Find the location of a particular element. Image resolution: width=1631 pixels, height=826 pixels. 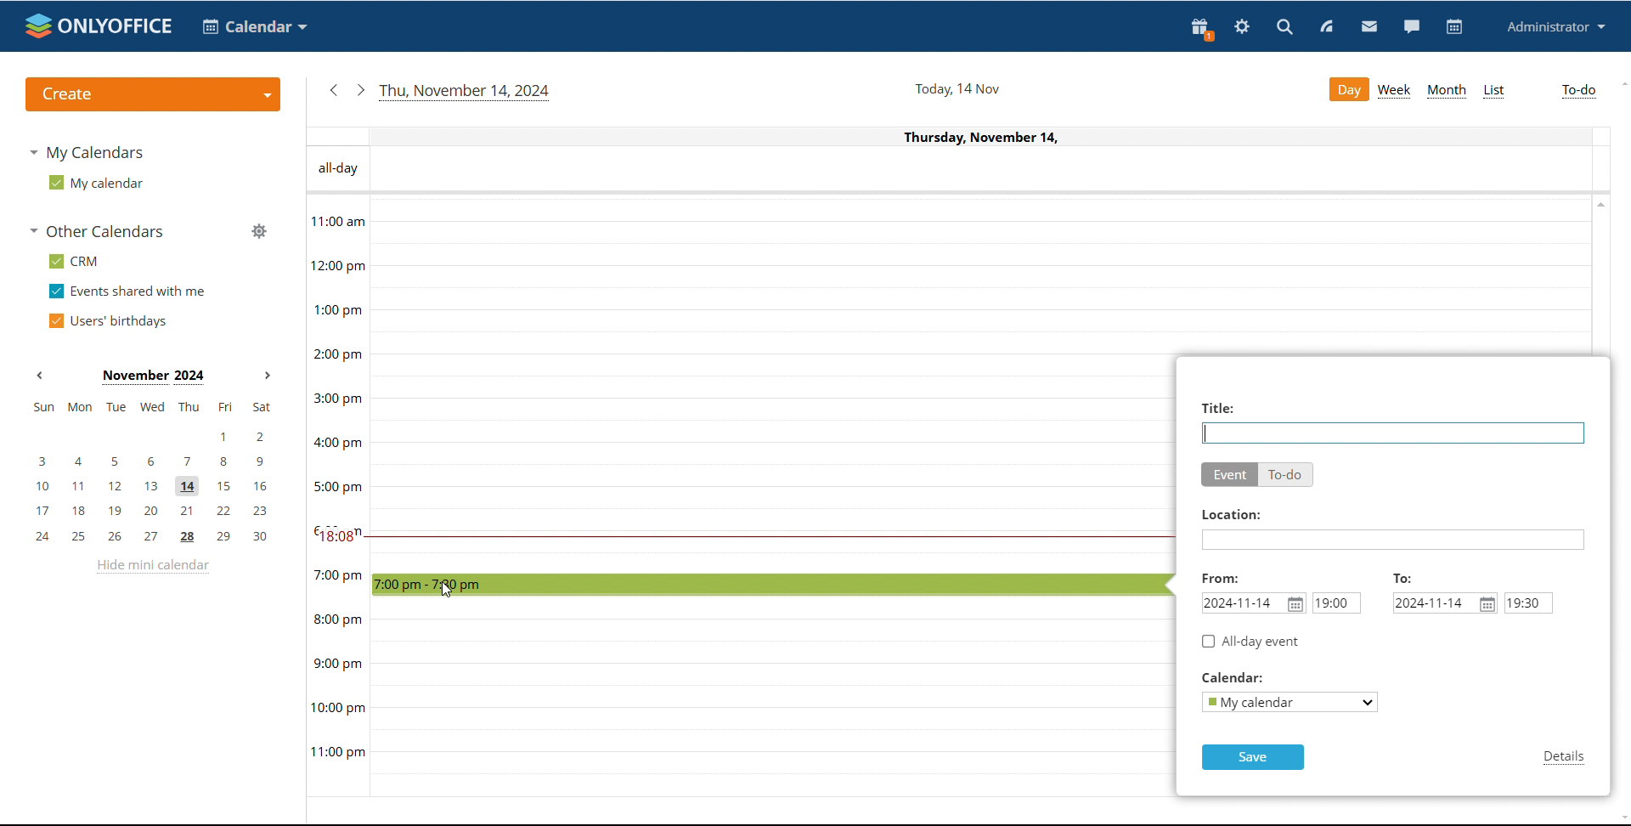

previous date is located at coordinates (336, 91).